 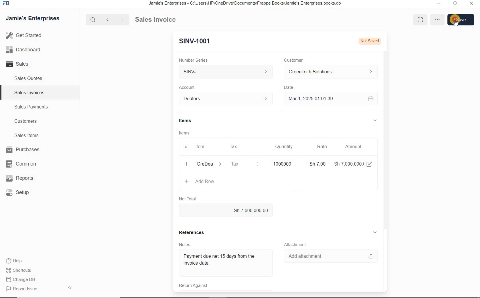 What do you see at coordinates (107, 20) in the screenshot?
I see `previous page` at bounding box center [107, 20].